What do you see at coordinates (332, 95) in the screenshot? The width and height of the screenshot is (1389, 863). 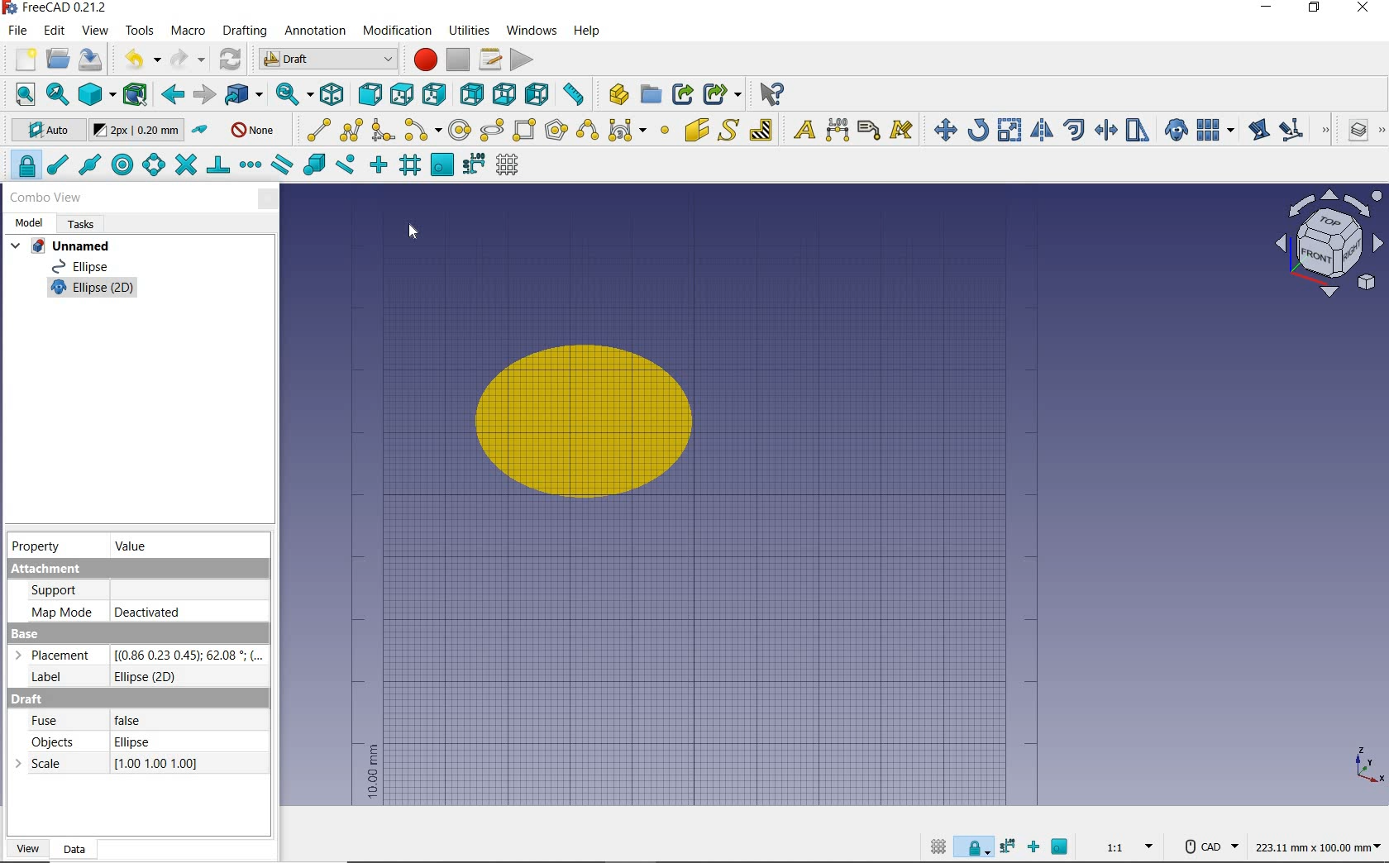 I see `isometric` at bounding box center [332, 95].